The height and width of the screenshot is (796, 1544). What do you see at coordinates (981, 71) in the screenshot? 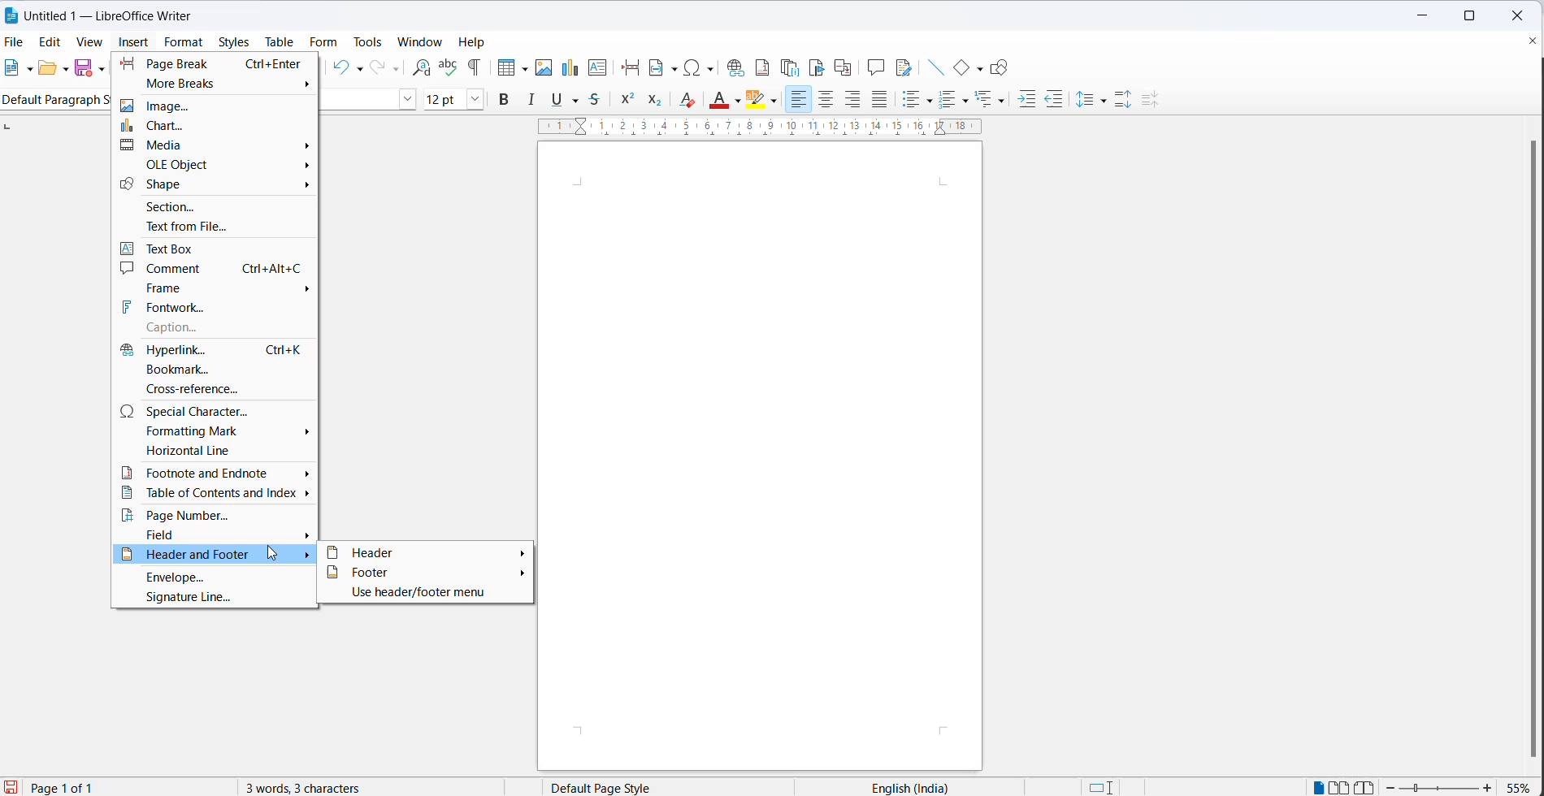
I see `basic shapes options` at bounding box center [981, 71].